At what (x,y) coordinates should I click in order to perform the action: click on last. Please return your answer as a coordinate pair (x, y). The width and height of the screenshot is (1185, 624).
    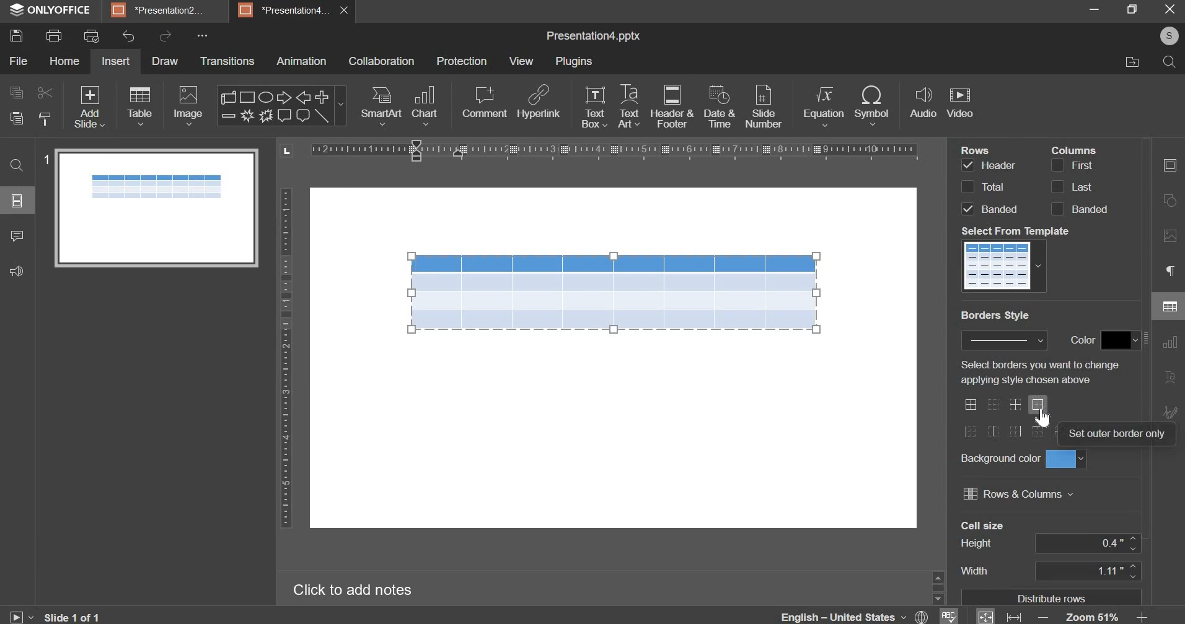
    Looking at the image, I should click on (1073, 186).